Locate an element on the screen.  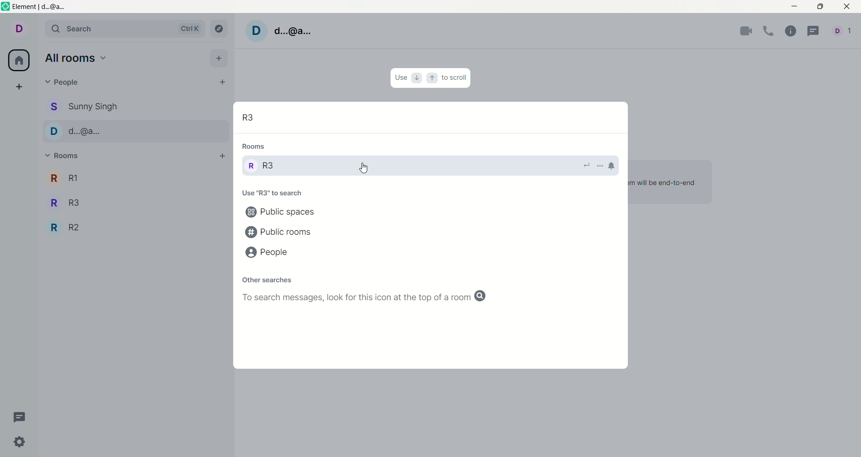
public rooms is located at coordinates (281, 232).